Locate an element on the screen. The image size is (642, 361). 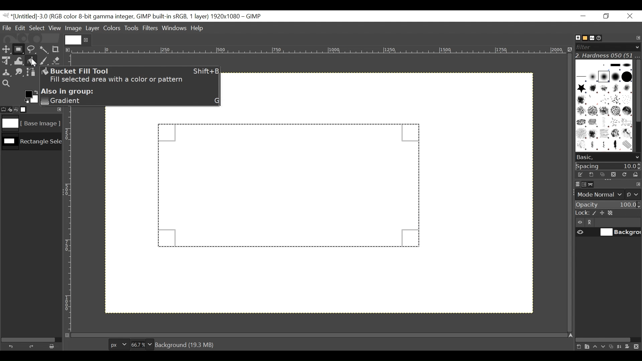
Item visibility is located at coordinates (580, 223).